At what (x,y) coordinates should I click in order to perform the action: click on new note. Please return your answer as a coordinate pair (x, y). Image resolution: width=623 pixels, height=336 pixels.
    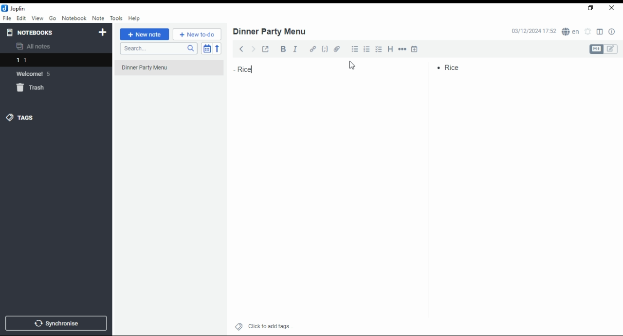
    Looking at the image, I should click on (144, 34).